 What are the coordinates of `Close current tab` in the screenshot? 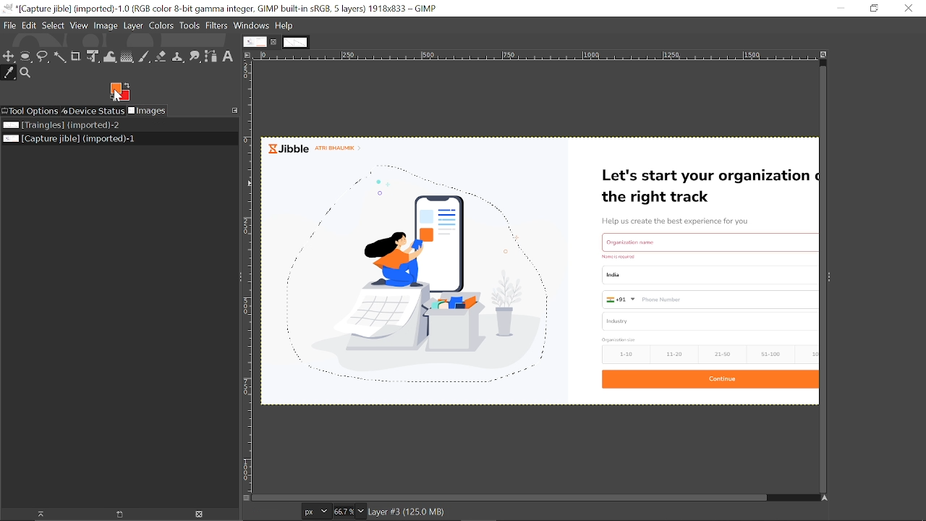 It's located at (274, 42).